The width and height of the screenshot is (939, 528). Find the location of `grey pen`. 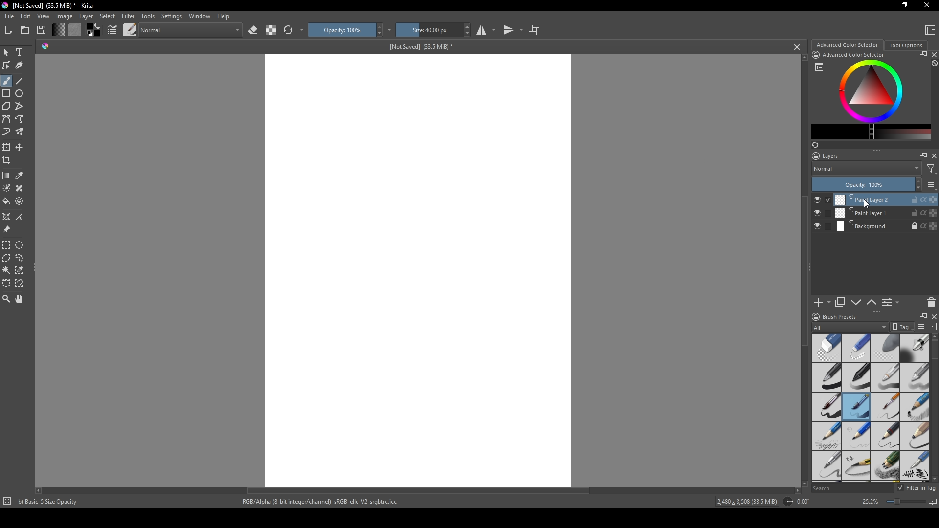

grey pen is located at coordinates (915, 377).